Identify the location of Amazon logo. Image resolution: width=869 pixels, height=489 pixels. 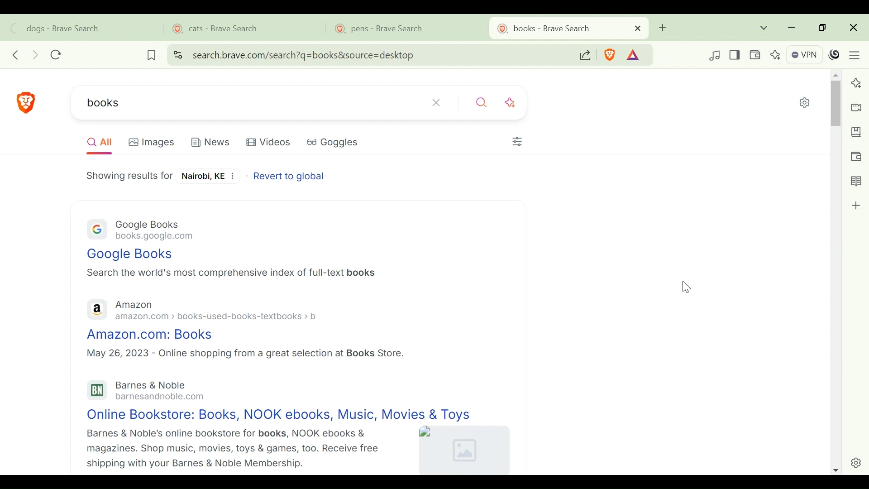
(96, 310).